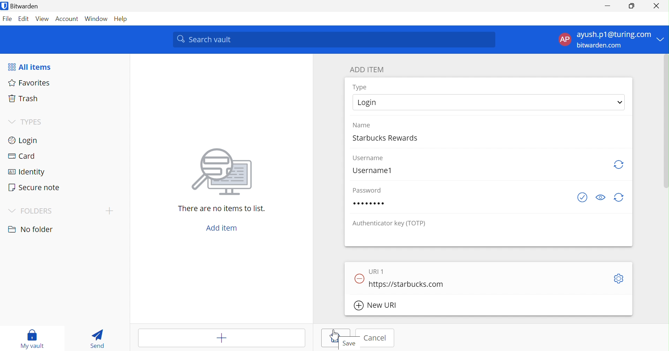  What do you see at coordinates (99, 338) in the screenshot?
I see `Send` at bounding box center [99, 338].